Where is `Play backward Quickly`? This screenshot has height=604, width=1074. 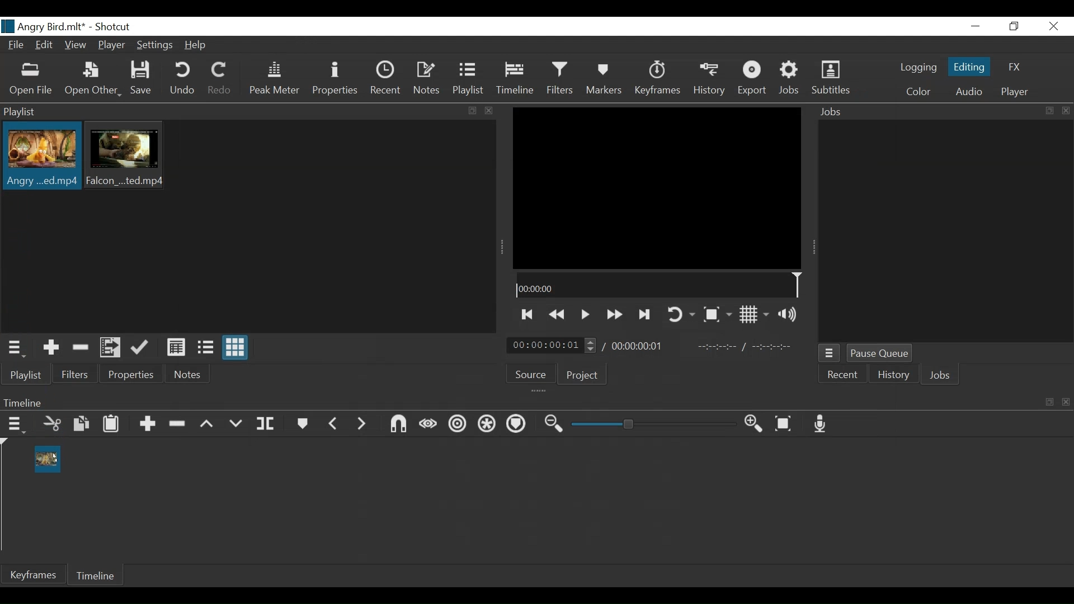
Play backward Quickly is located at coordinates (559, 314).